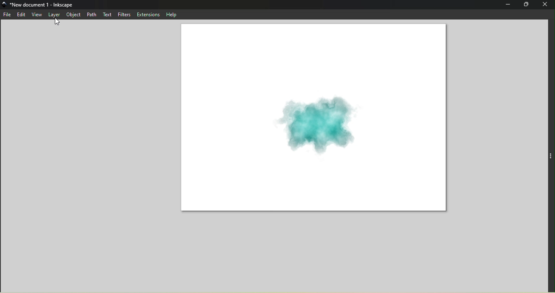 This screenshot has width=555, height=293. Describe the element at coordinates (506, 5) in the screenshot. I see `Minimize` at that location.